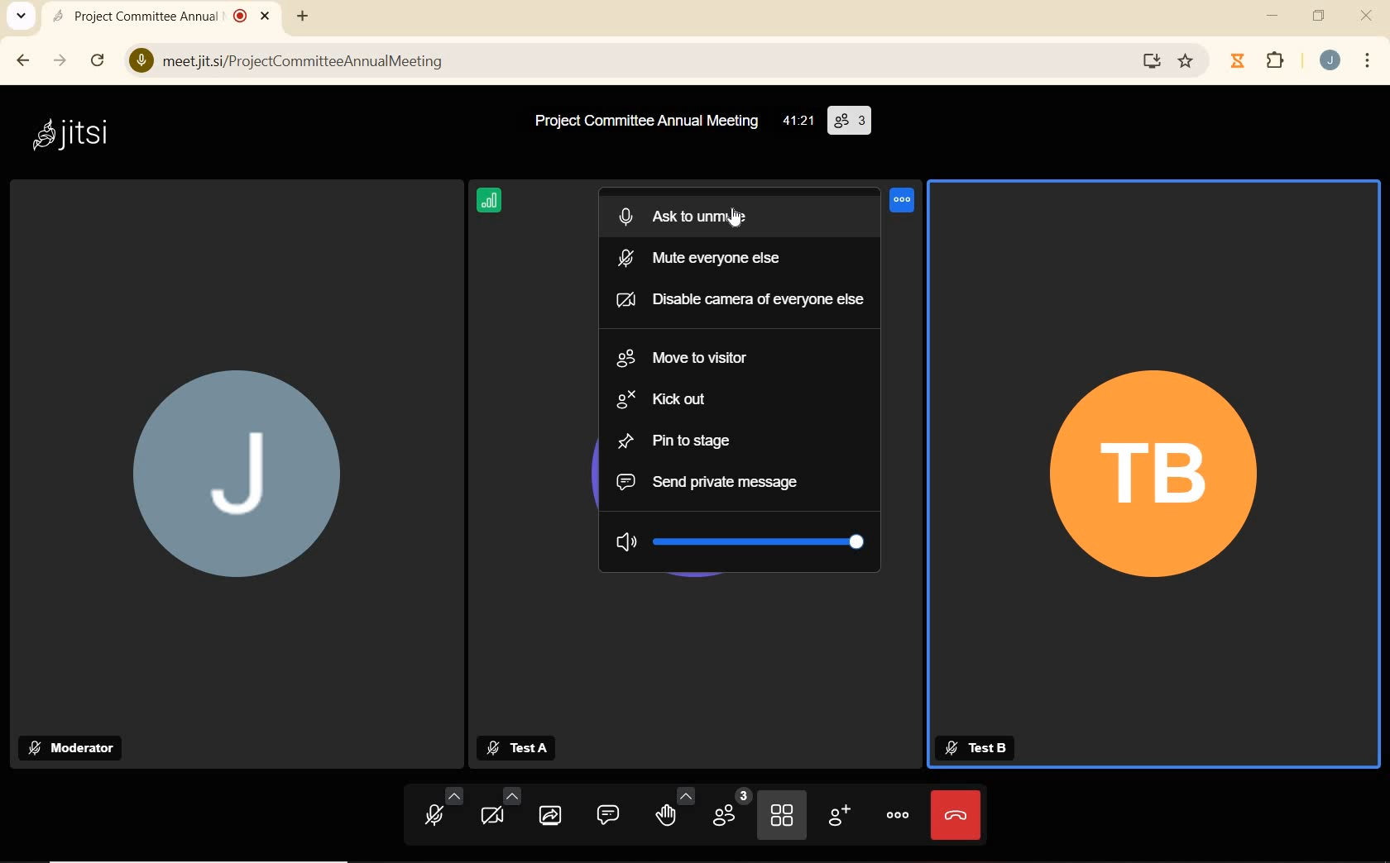  Describe the element at coordinates (1239, 63) in the screenshot. I see `Jibble` at that location.